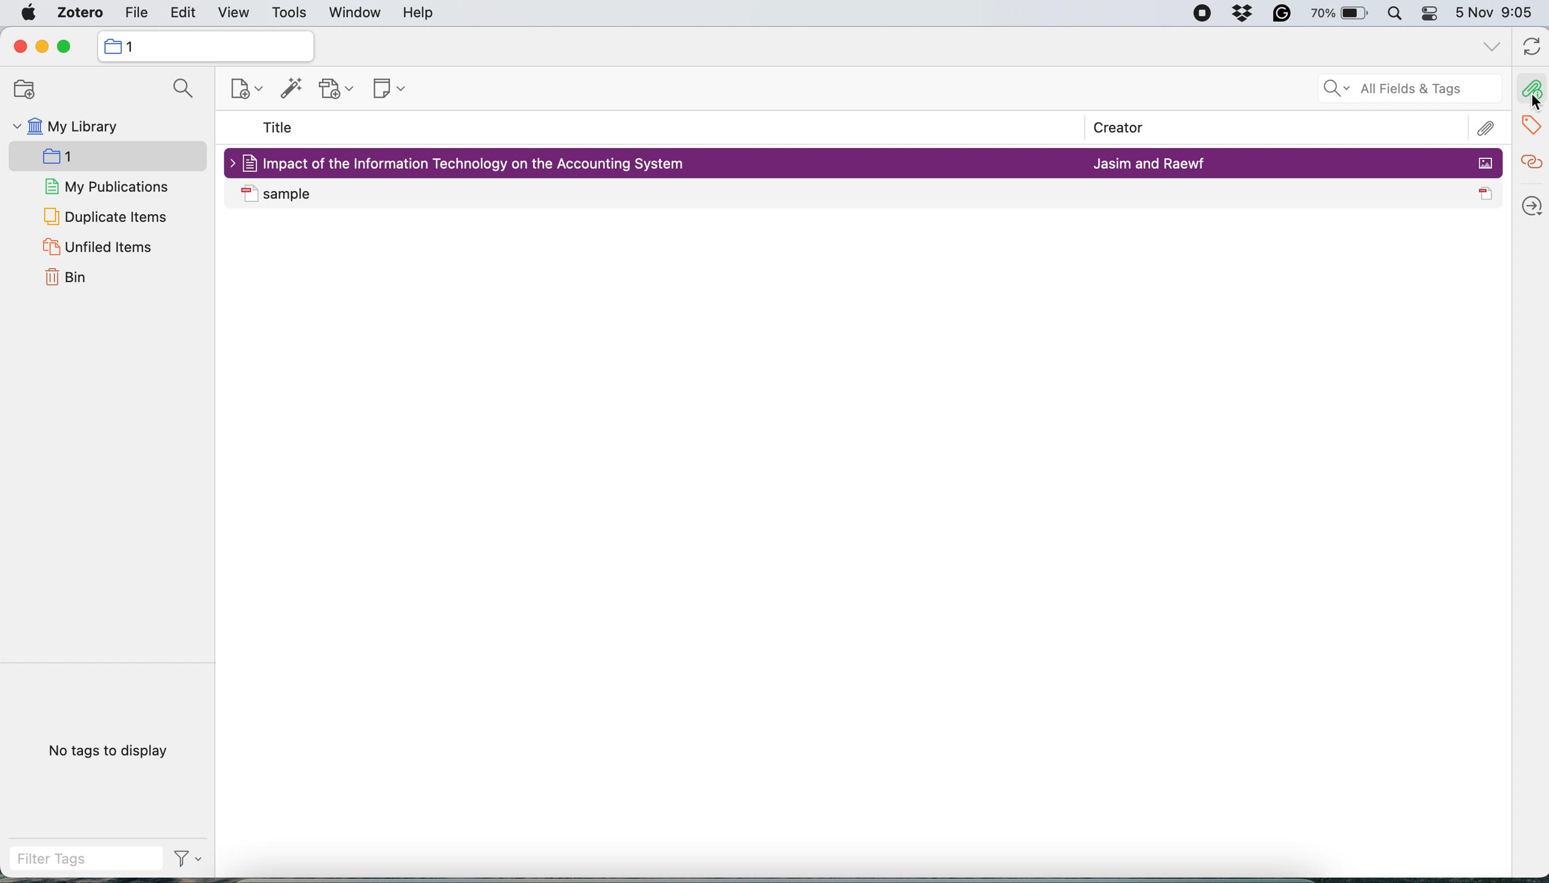 The width and height of the screenshot is (1549, 883). I want to click on dropbox, so click(1245, 15).